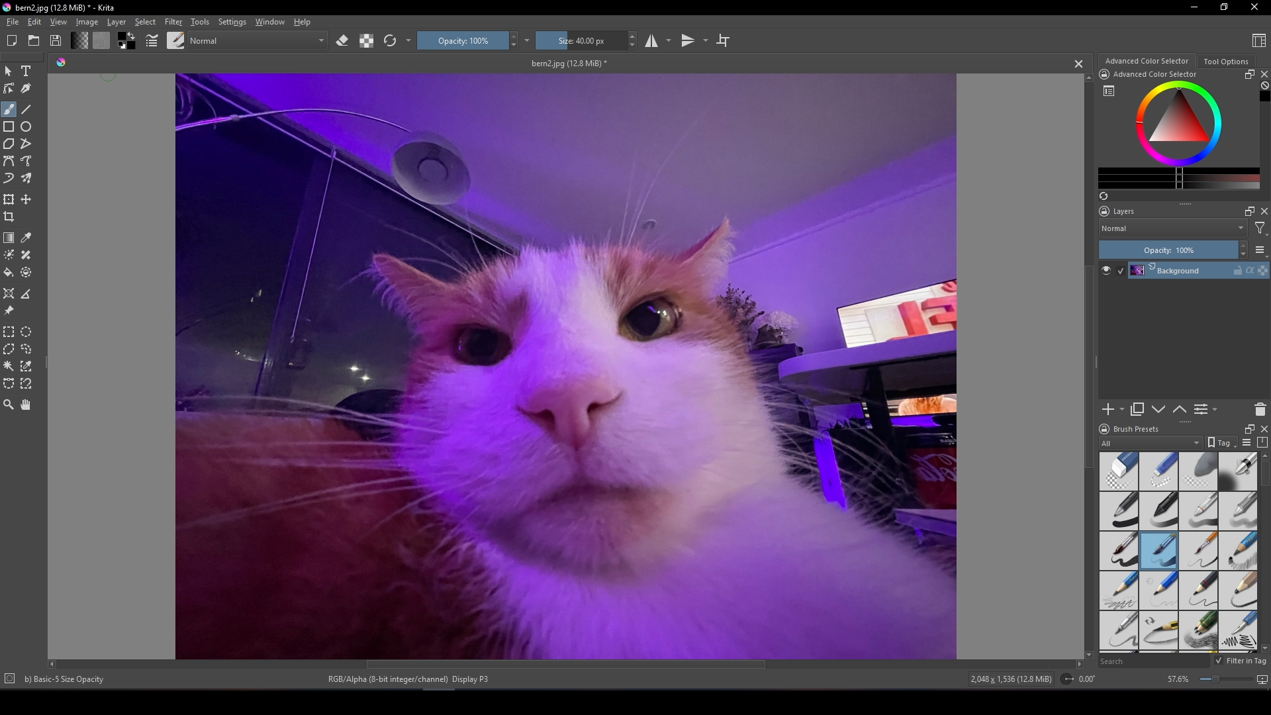  Describe the element at coordinates (1113, 410) in the screenshot. I see `Add layer` at that location.